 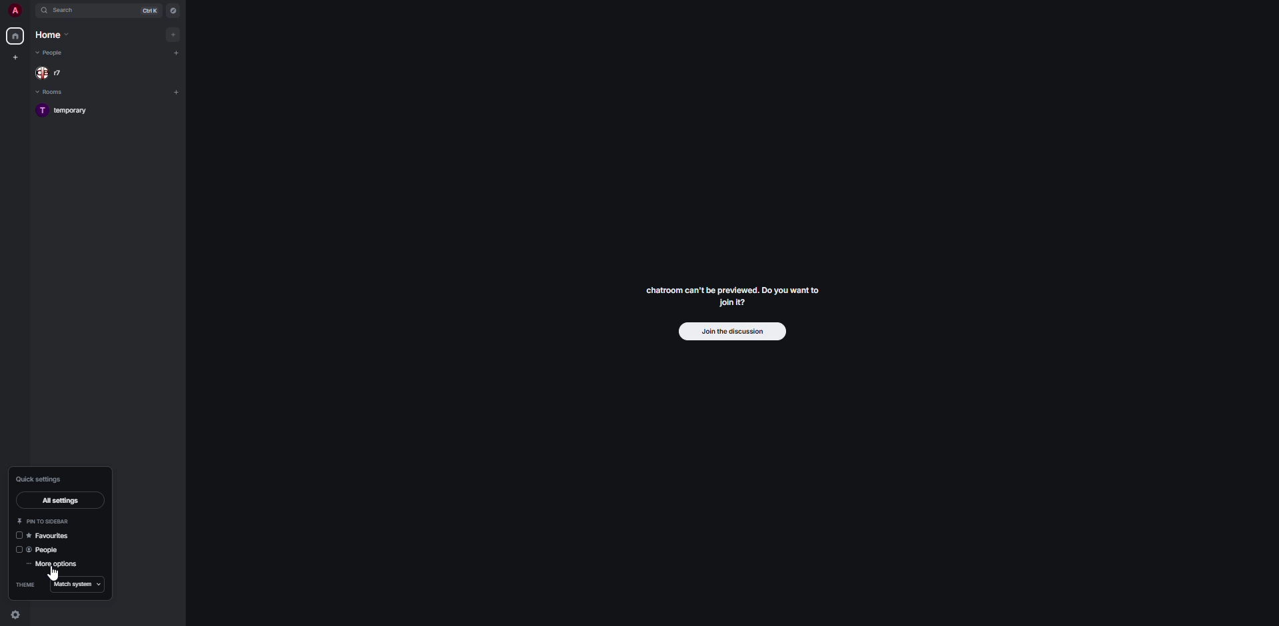 What do you see at coordinates (24, 583) in the screenshot?
I see `theme` at bounding box center [24, 583].